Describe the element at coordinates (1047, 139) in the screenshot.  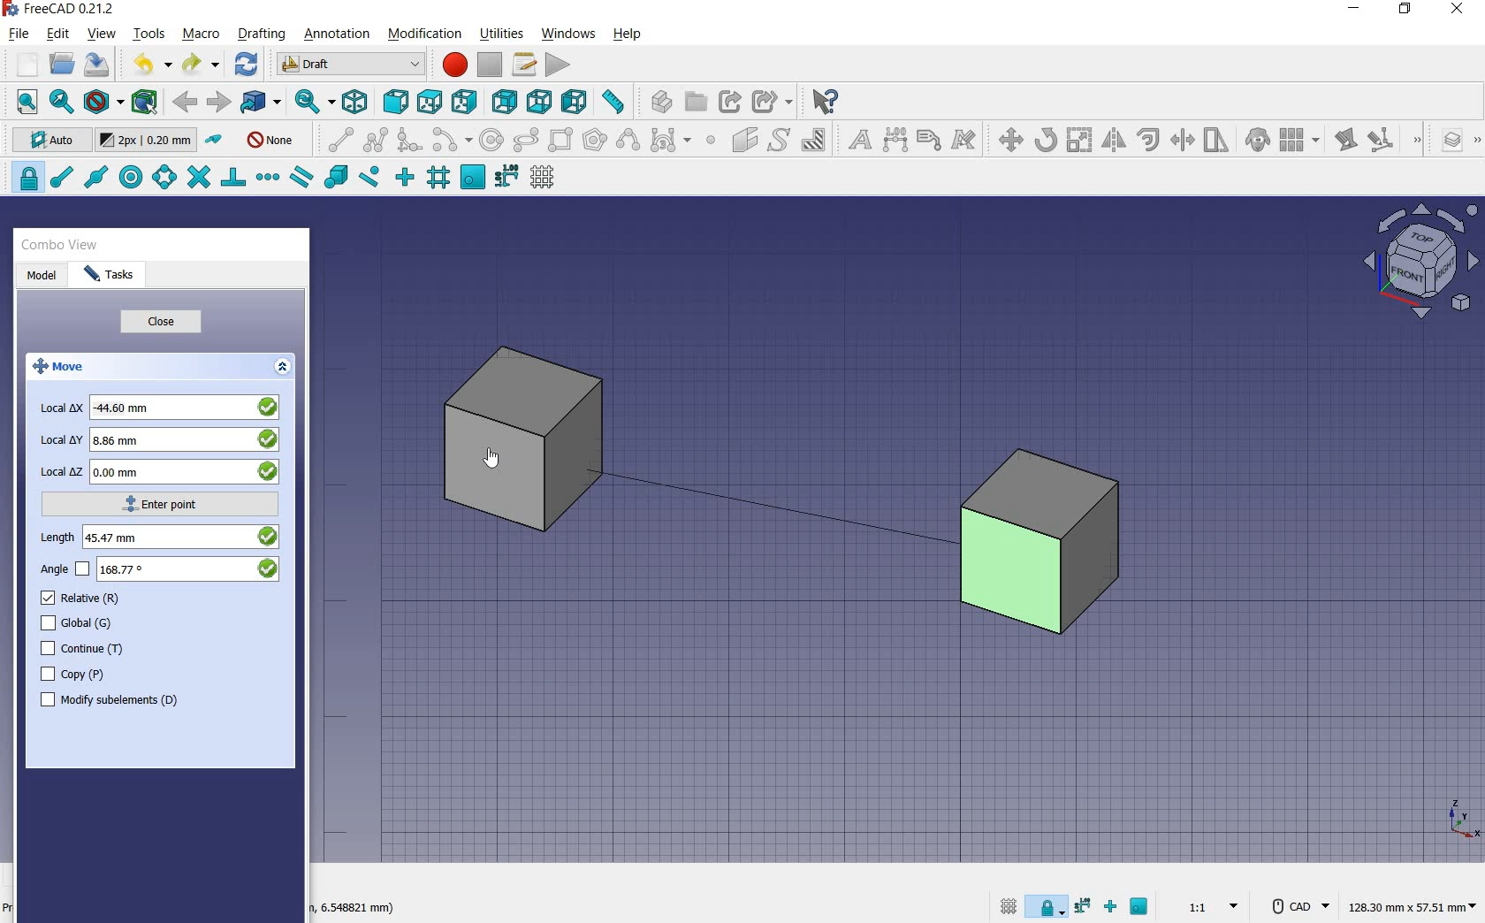
I see `rotate` at that location.